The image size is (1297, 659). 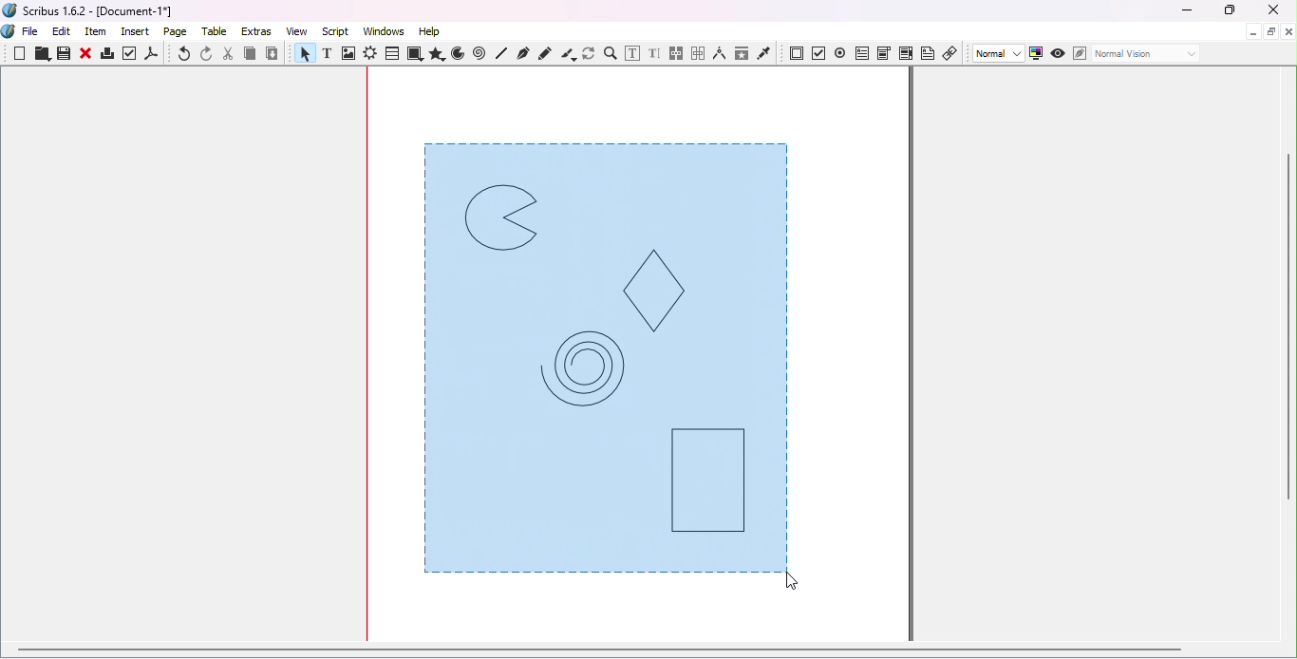 What do you see at coordinates (9, 32) in the screenshot?
I see `Logo` at bounding box center [9, 32].